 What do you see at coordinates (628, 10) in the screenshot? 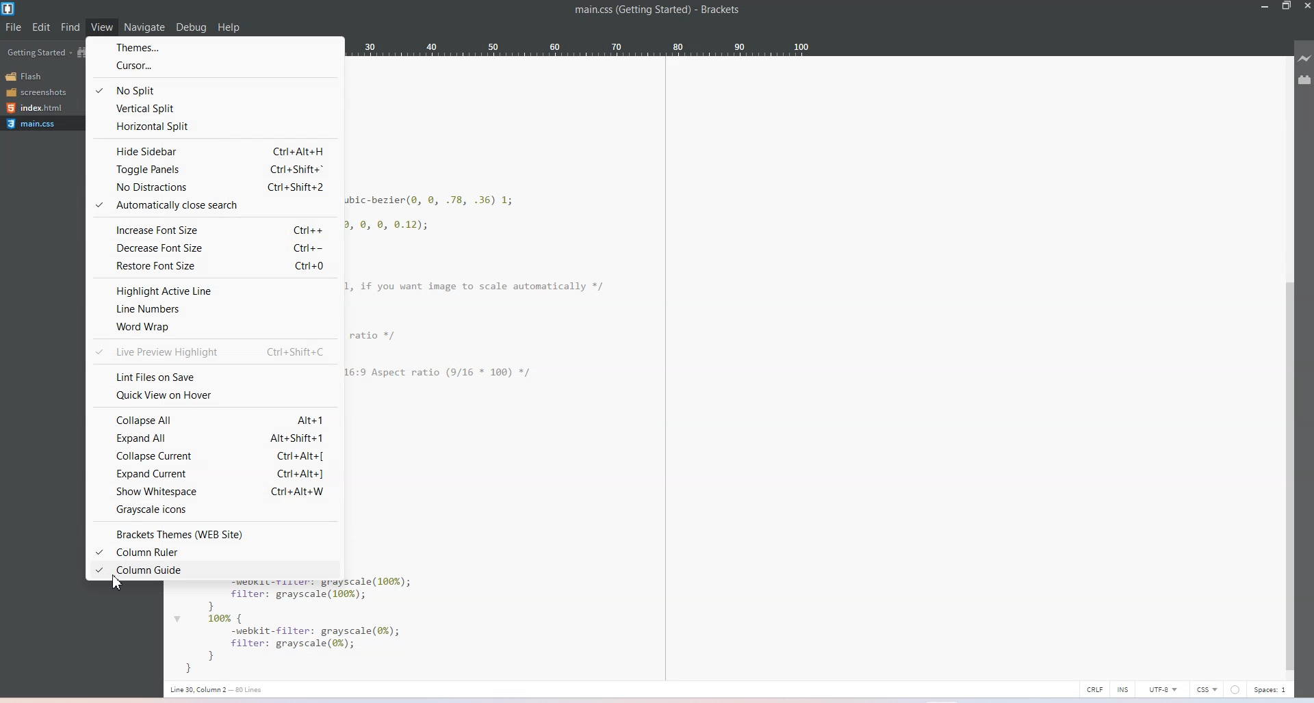
I see `main.css ` at bounding box center [628, 10].